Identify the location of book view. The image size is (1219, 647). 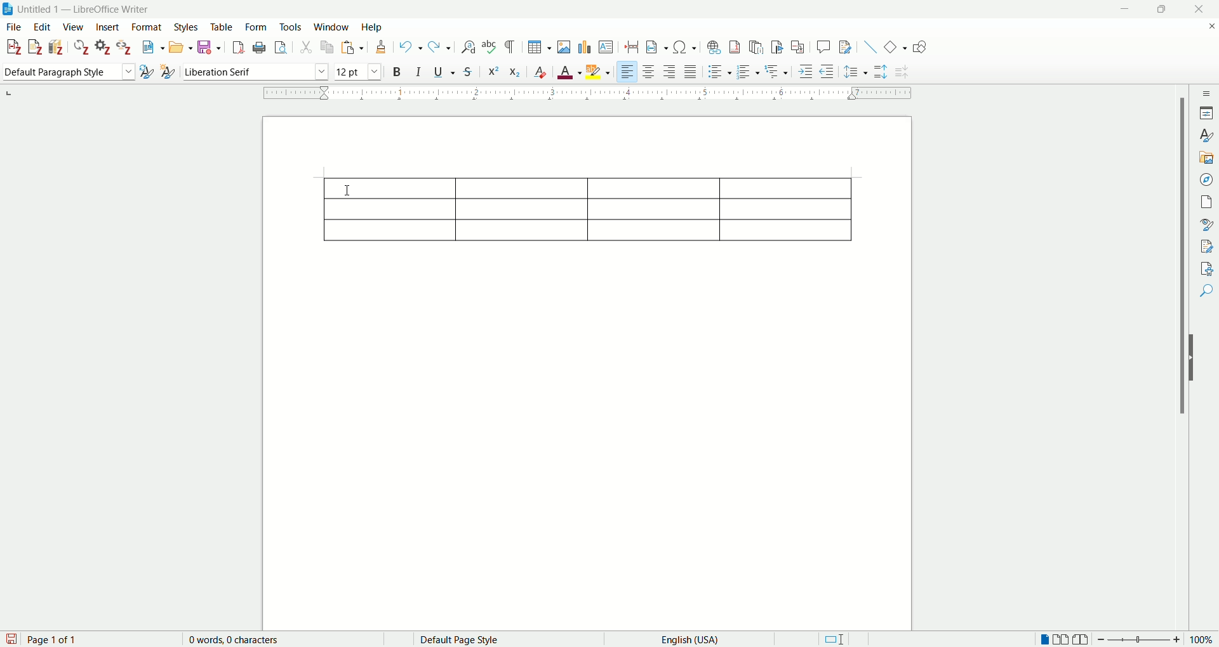
(1081, 639).